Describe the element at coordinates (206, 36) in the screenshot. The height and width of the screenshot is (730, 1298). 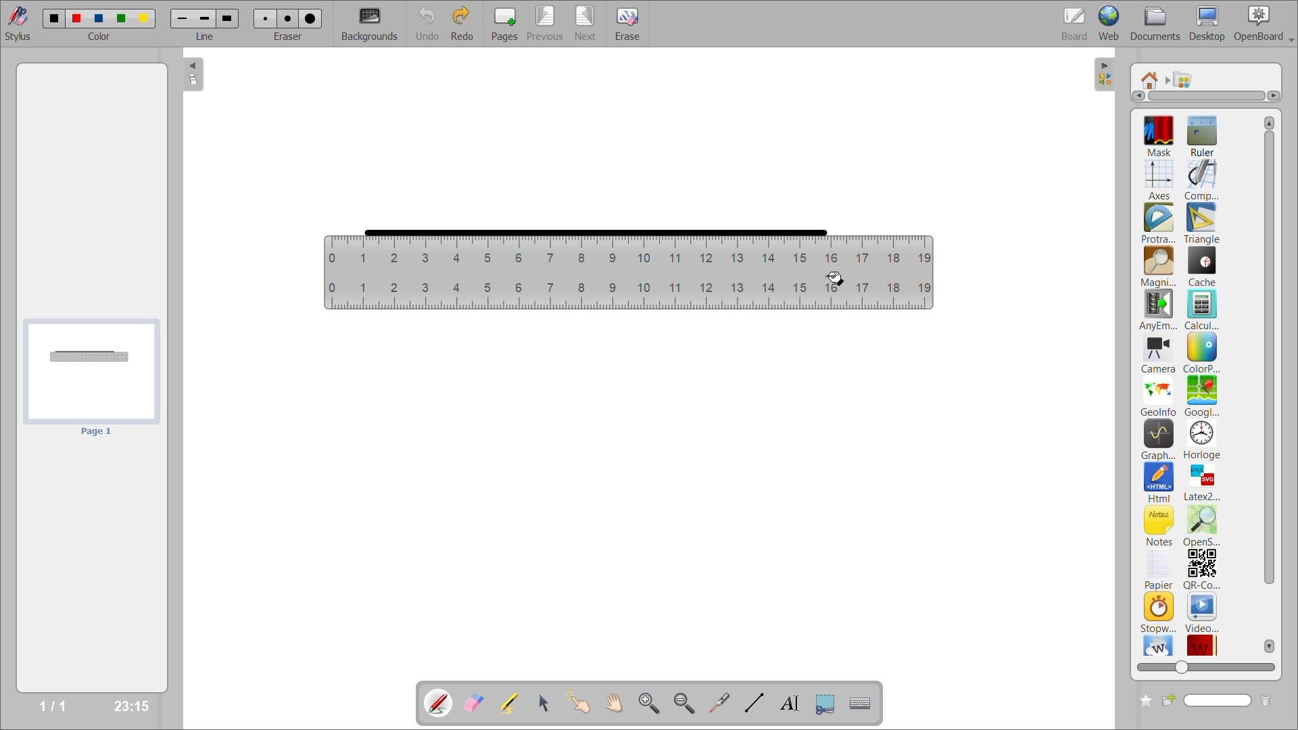
I see `line ` at that location.